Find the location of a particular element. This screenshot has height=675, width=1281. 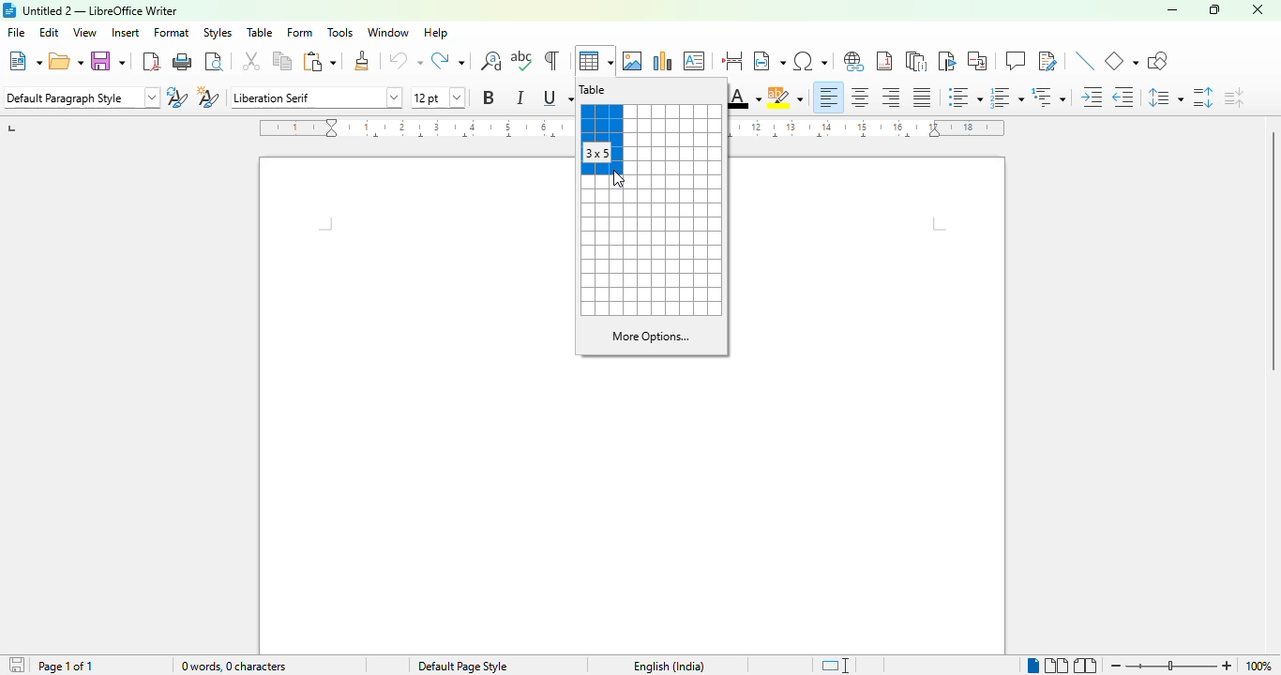

logo is located at coordinates (9, 10).